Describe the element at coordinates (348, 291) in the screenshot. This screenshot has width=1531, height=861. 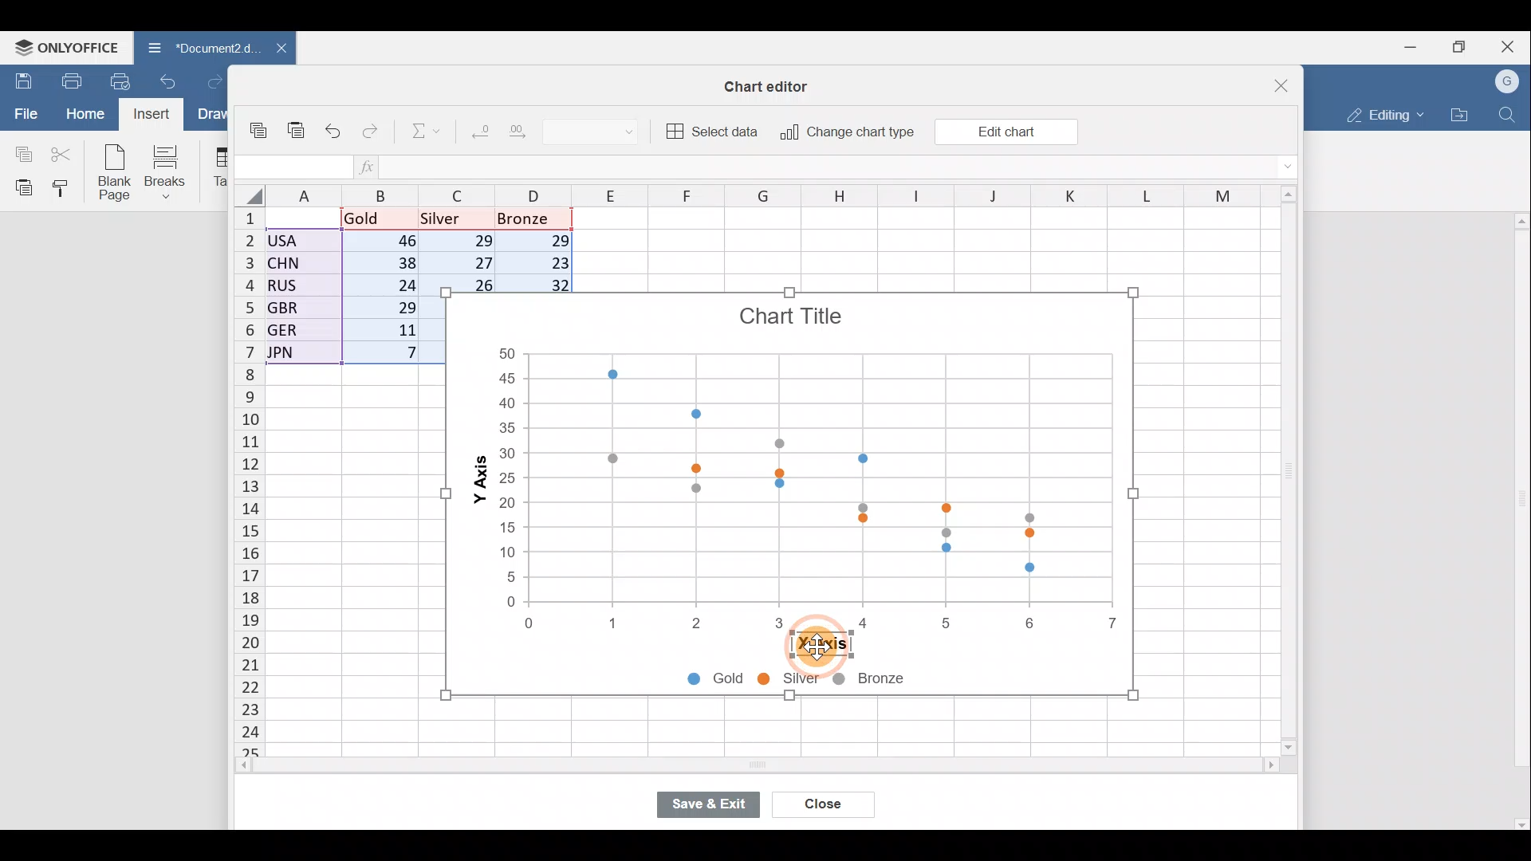
I see `Data` at that location.